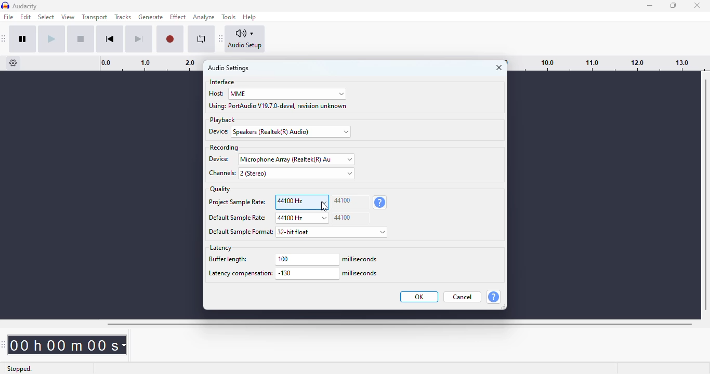 The height and width of the screenshot is (374, 710). What do you see at coordinates (25, 17) in the screenshot?
I see `edit` at bounding box center [25, 17].